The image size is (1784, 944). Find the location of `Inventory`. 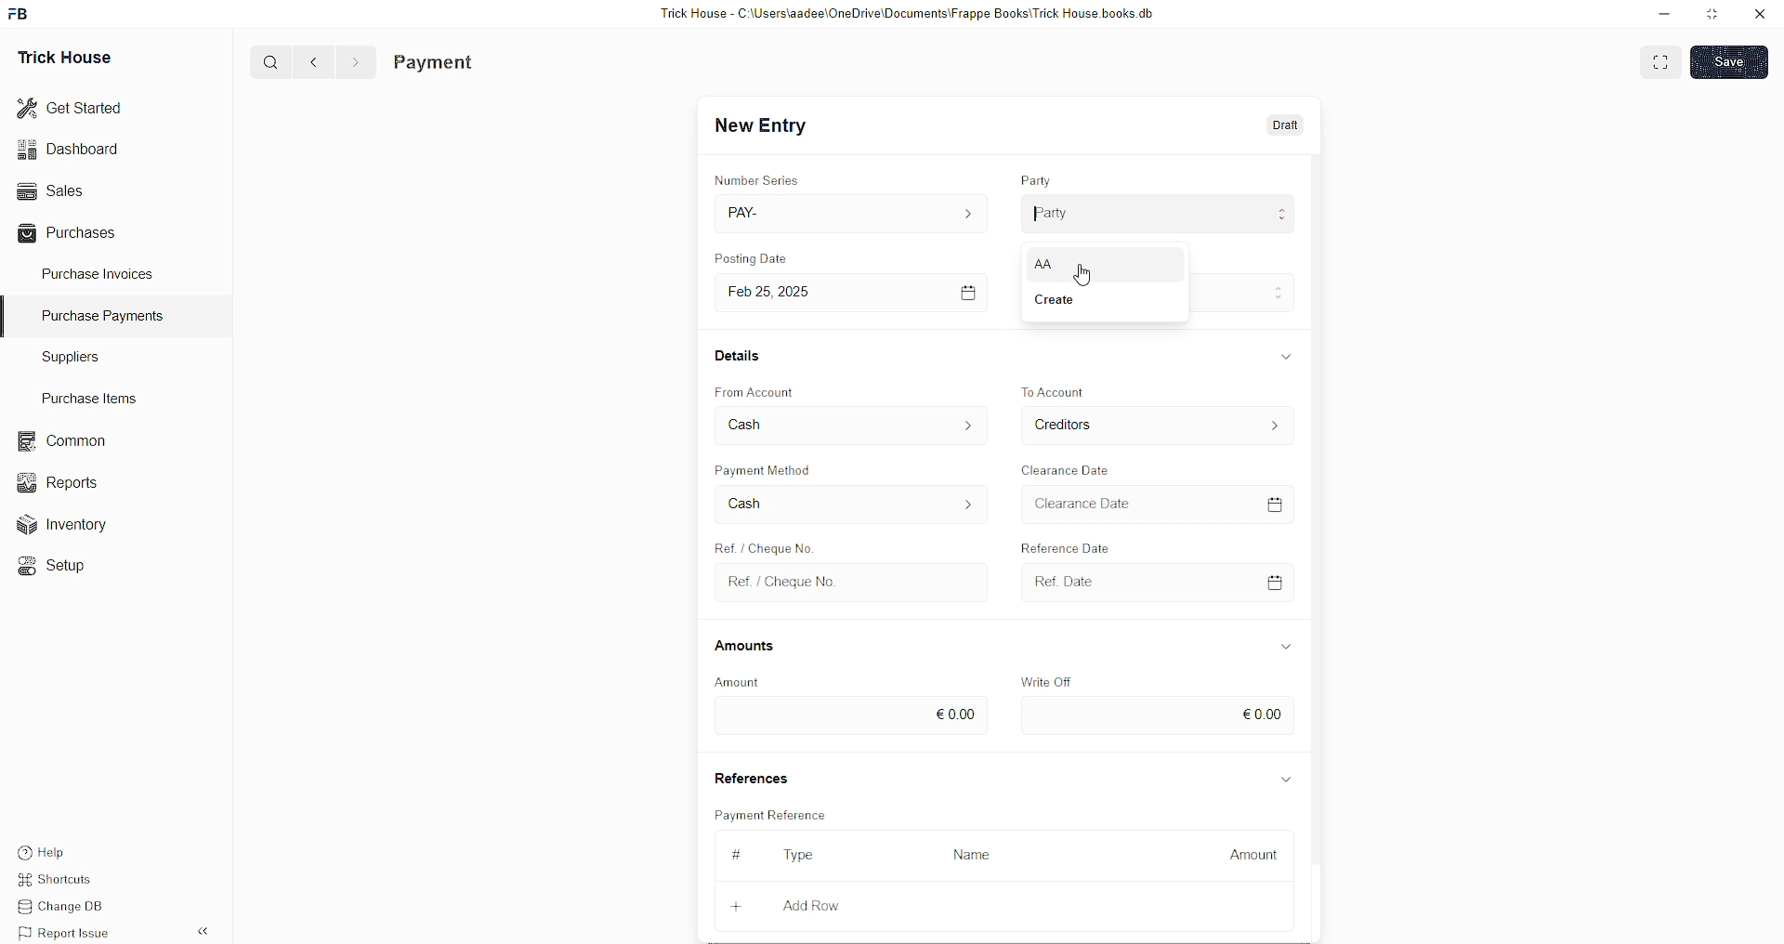

Inventory is located at coordinates (72, 529).